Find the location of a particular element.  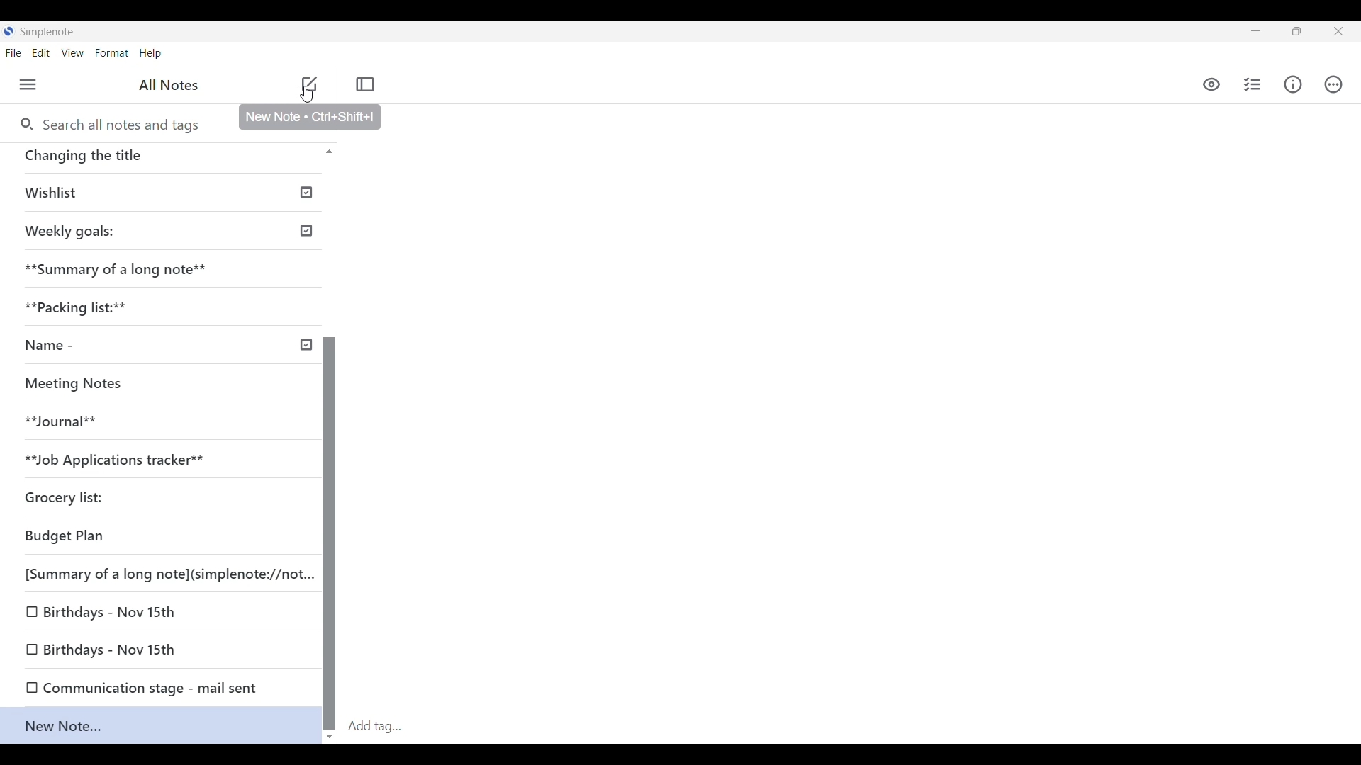

Edit menu is located at coordinates (41, 53).